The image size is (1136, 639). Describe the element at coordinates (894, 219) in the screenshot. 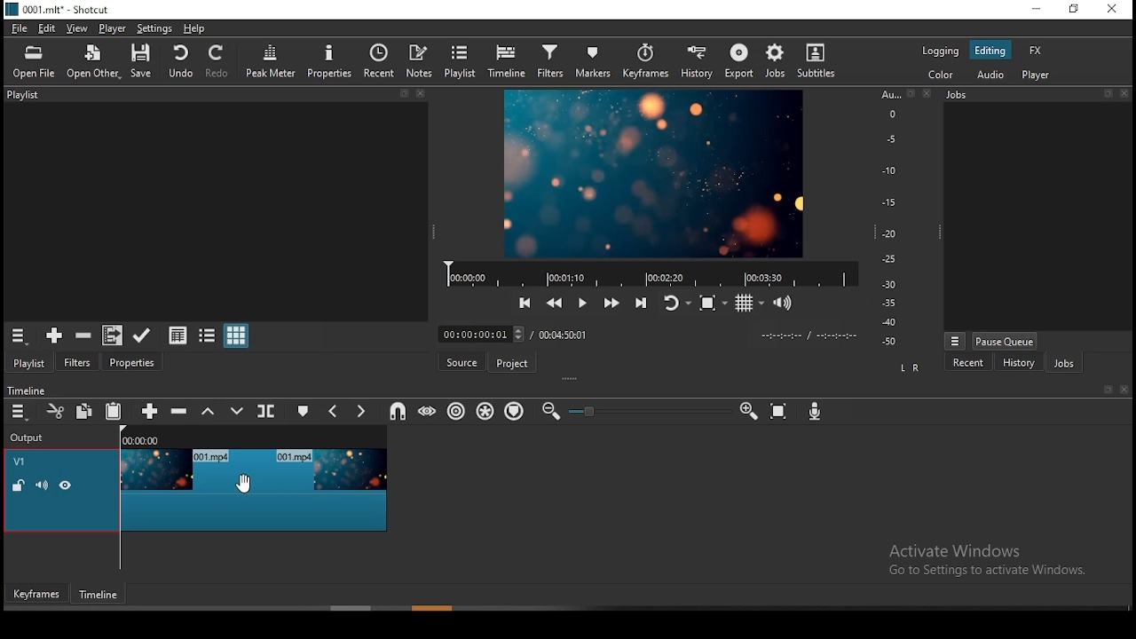

I see `scale` at that location.